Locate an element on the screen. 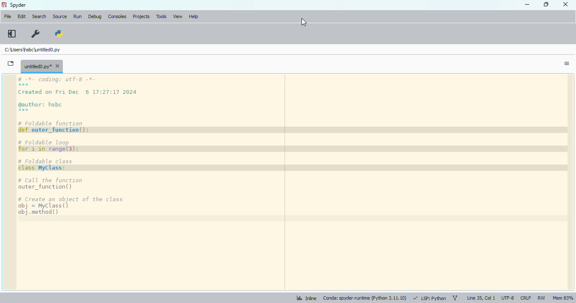 This screenshot has height=303, width=576. maximize is located at coordinates (546, 4).